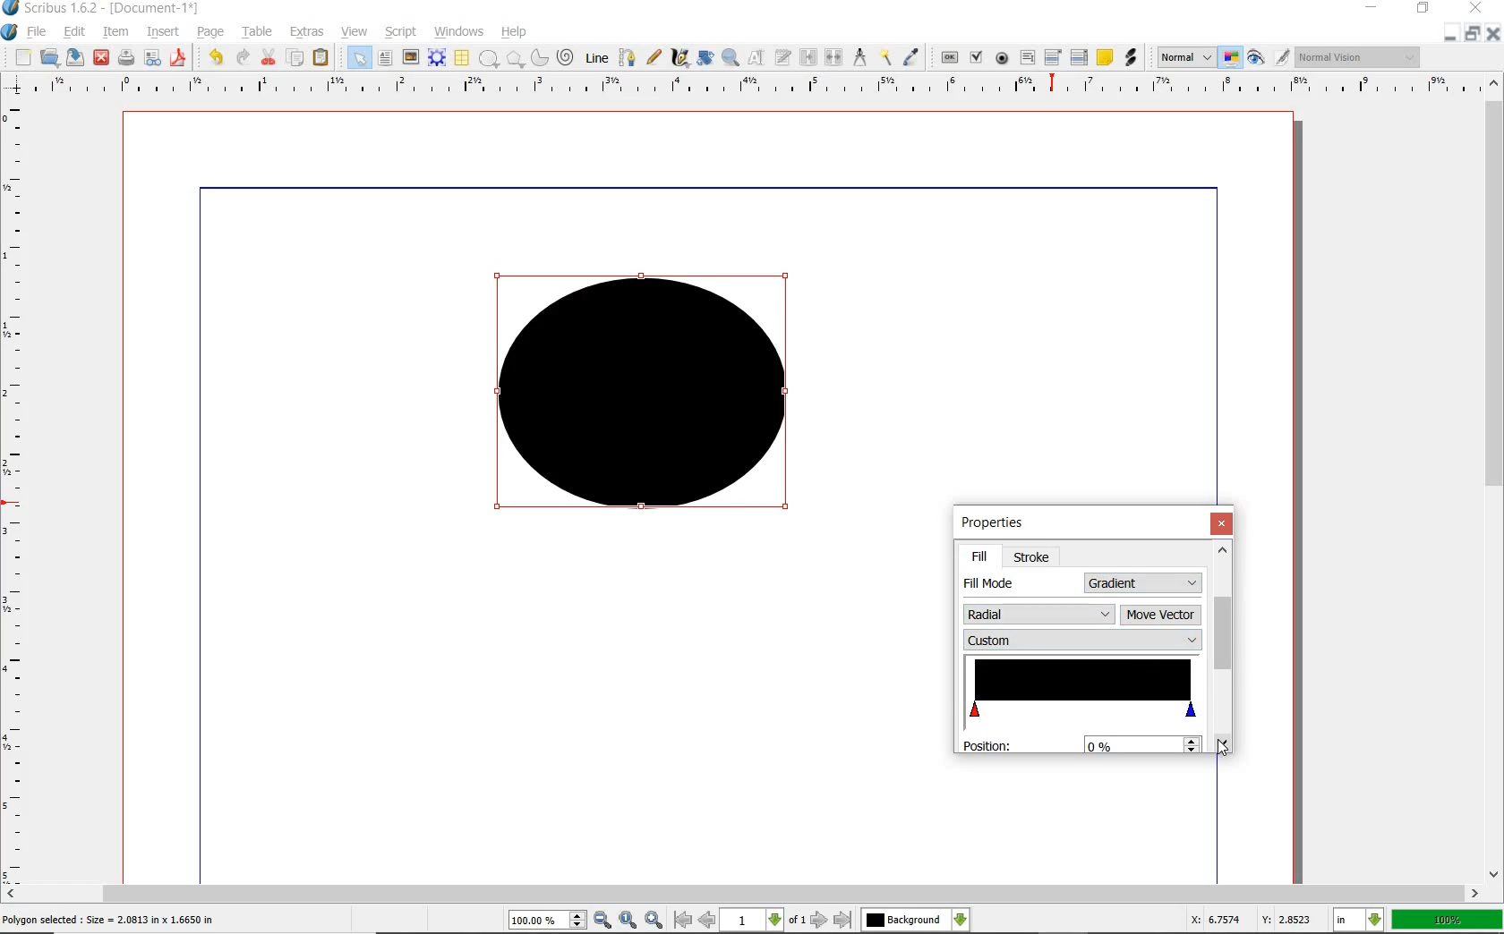 Image resolution: width=1504 pixels, height=934 pixels. I want to click on PASTE, so click(320, 59).